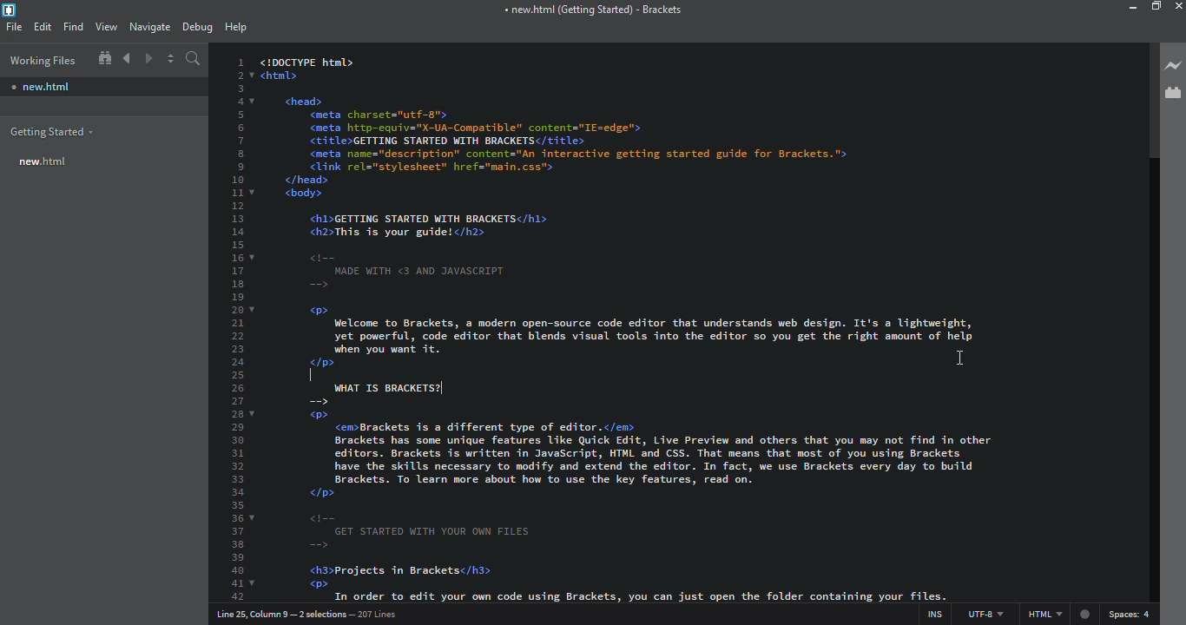 The image size is (1186, 625). I want to click on ins, so click(931, 612).